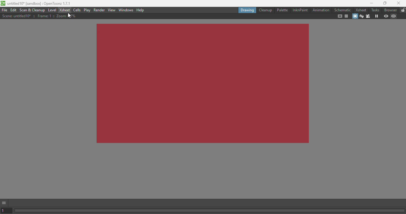 Image resolution: width=406 pixels, height=214 pixels. What do you see at coordinates (39, 16) in the screenshot?
I see `Scene details` at bounding box center [39, 16].